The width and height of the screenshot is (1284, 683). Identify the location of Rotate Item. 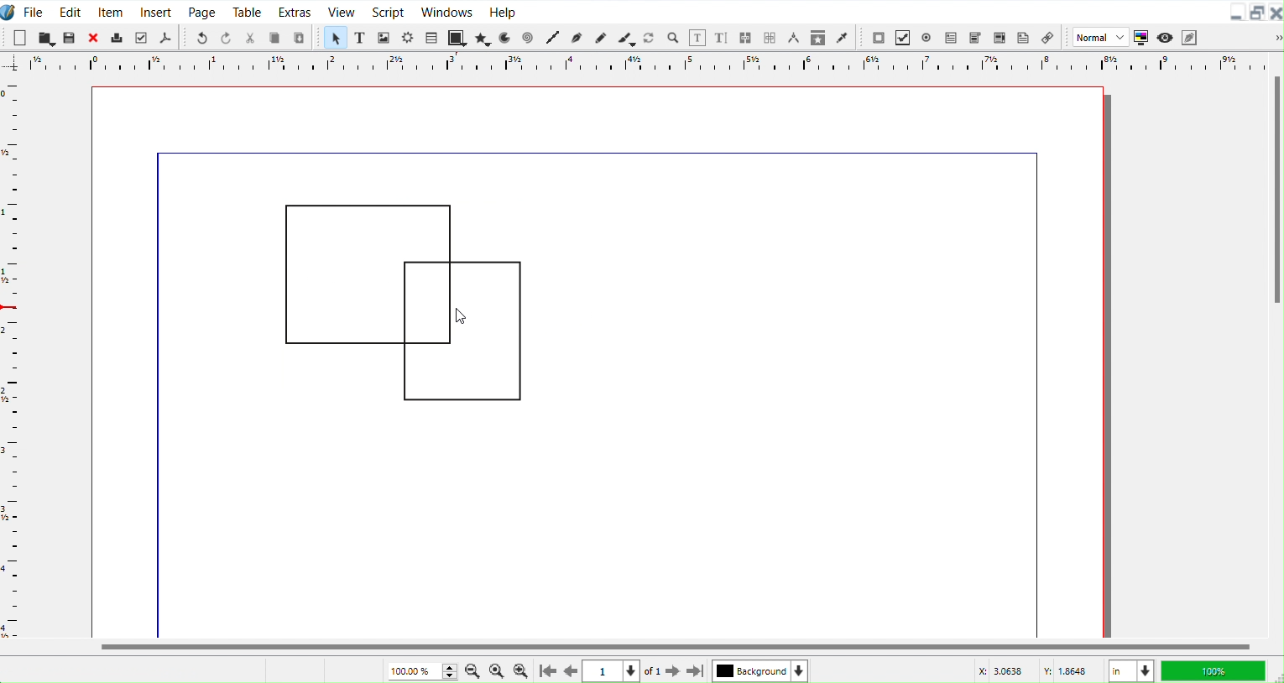
(650, 38).